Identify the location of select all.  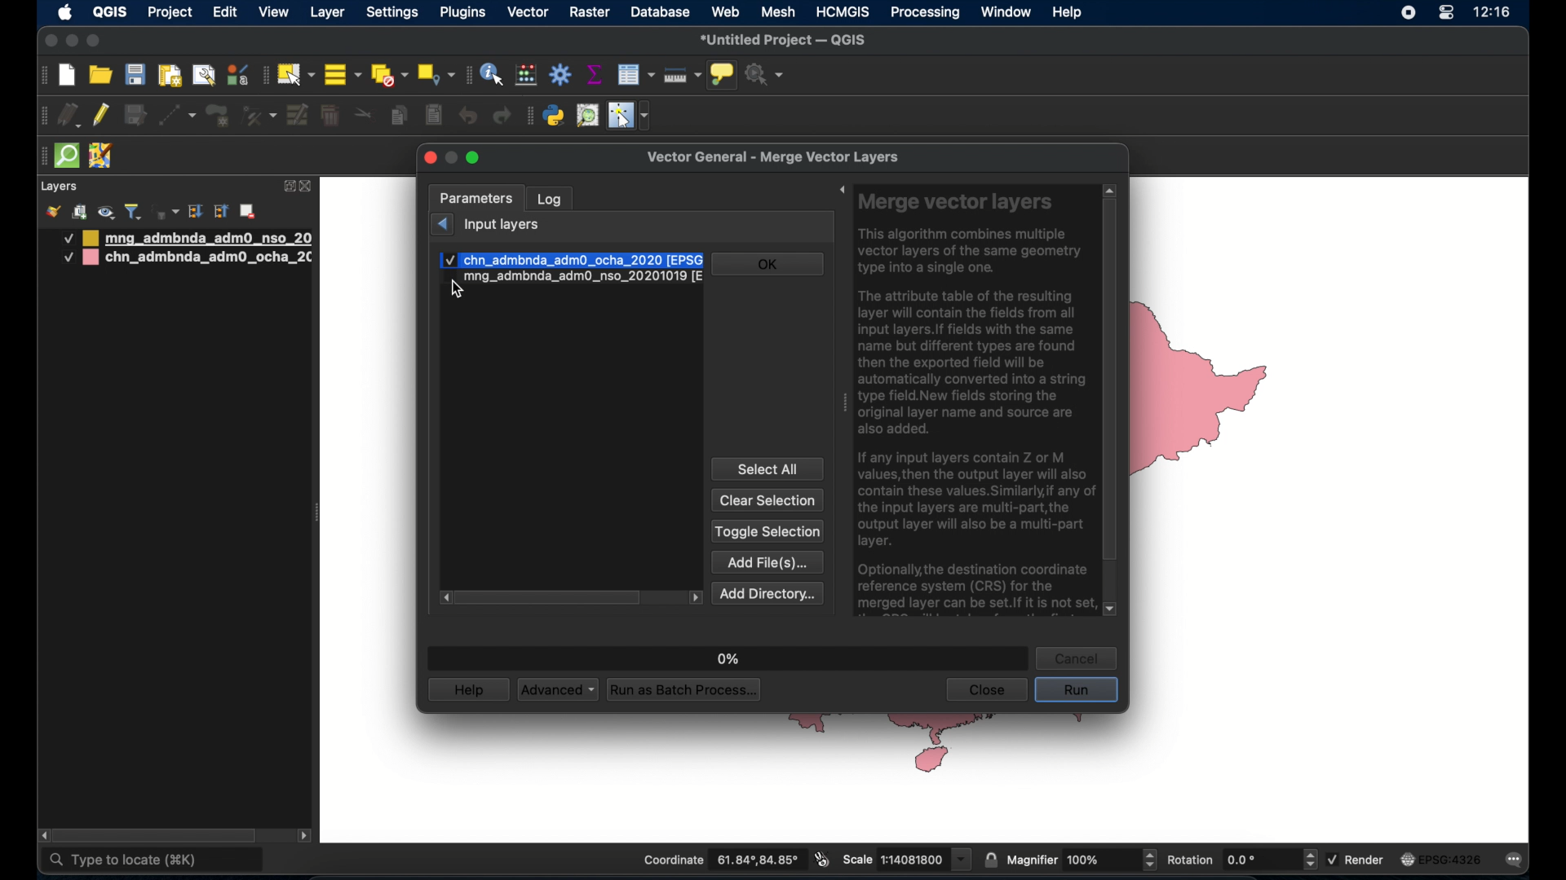
(768, 469).